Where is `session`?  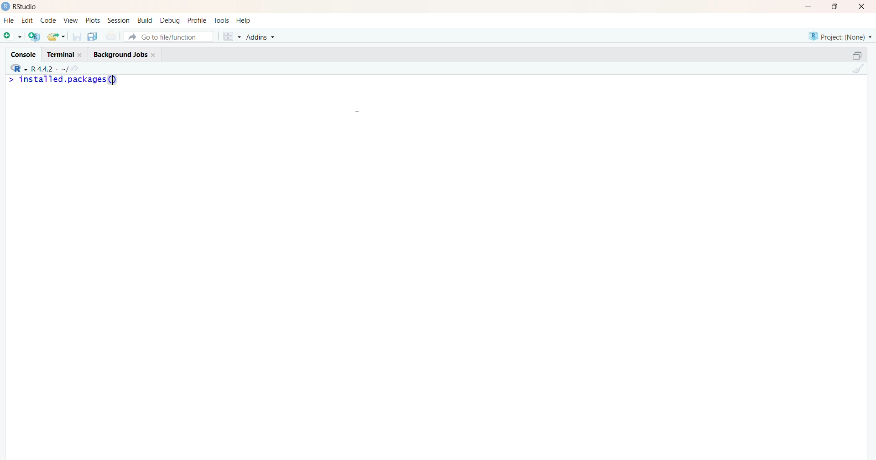 session is located at coordinates (119, 20).